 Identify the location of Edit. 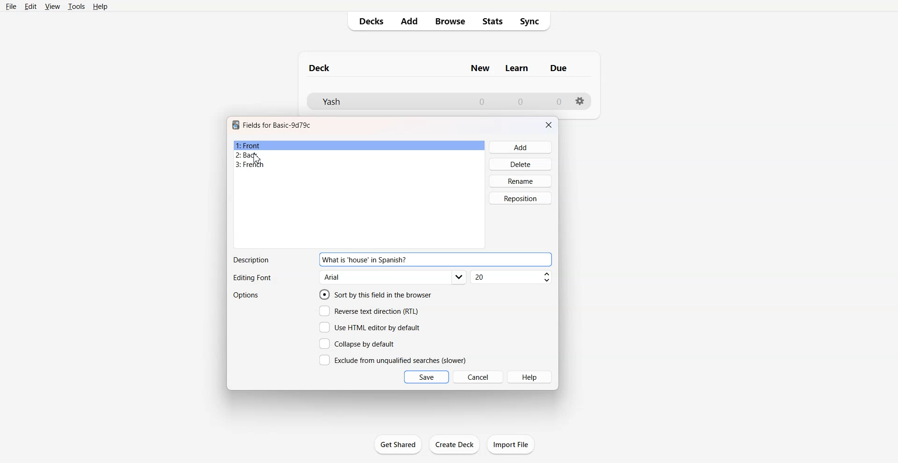
(30, 7).